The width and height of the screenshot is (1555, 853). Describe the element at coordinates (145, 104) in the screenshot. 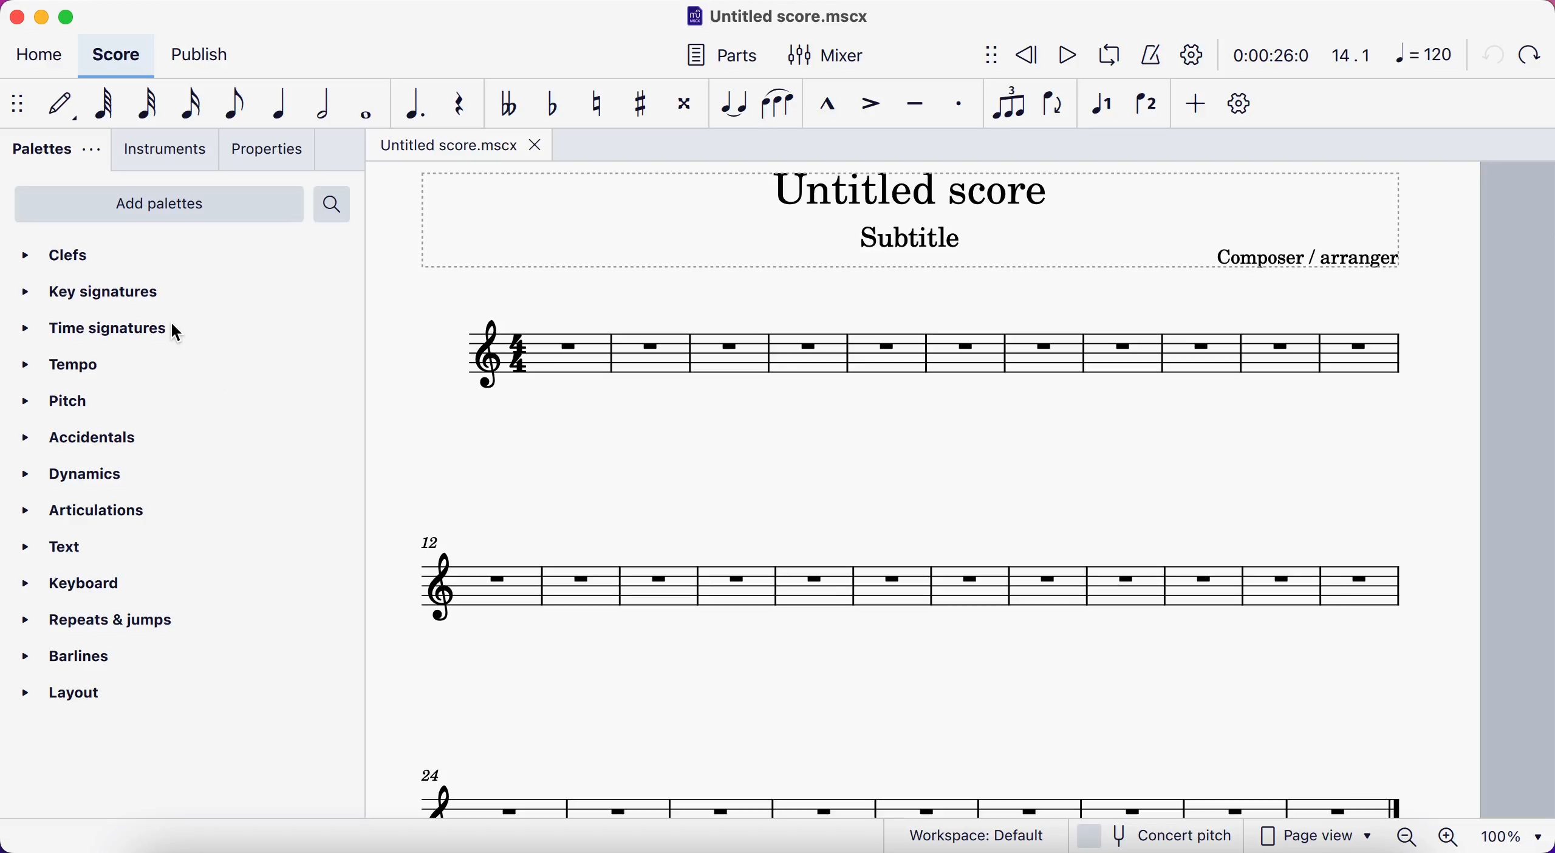

I see `32nd note` at that location.